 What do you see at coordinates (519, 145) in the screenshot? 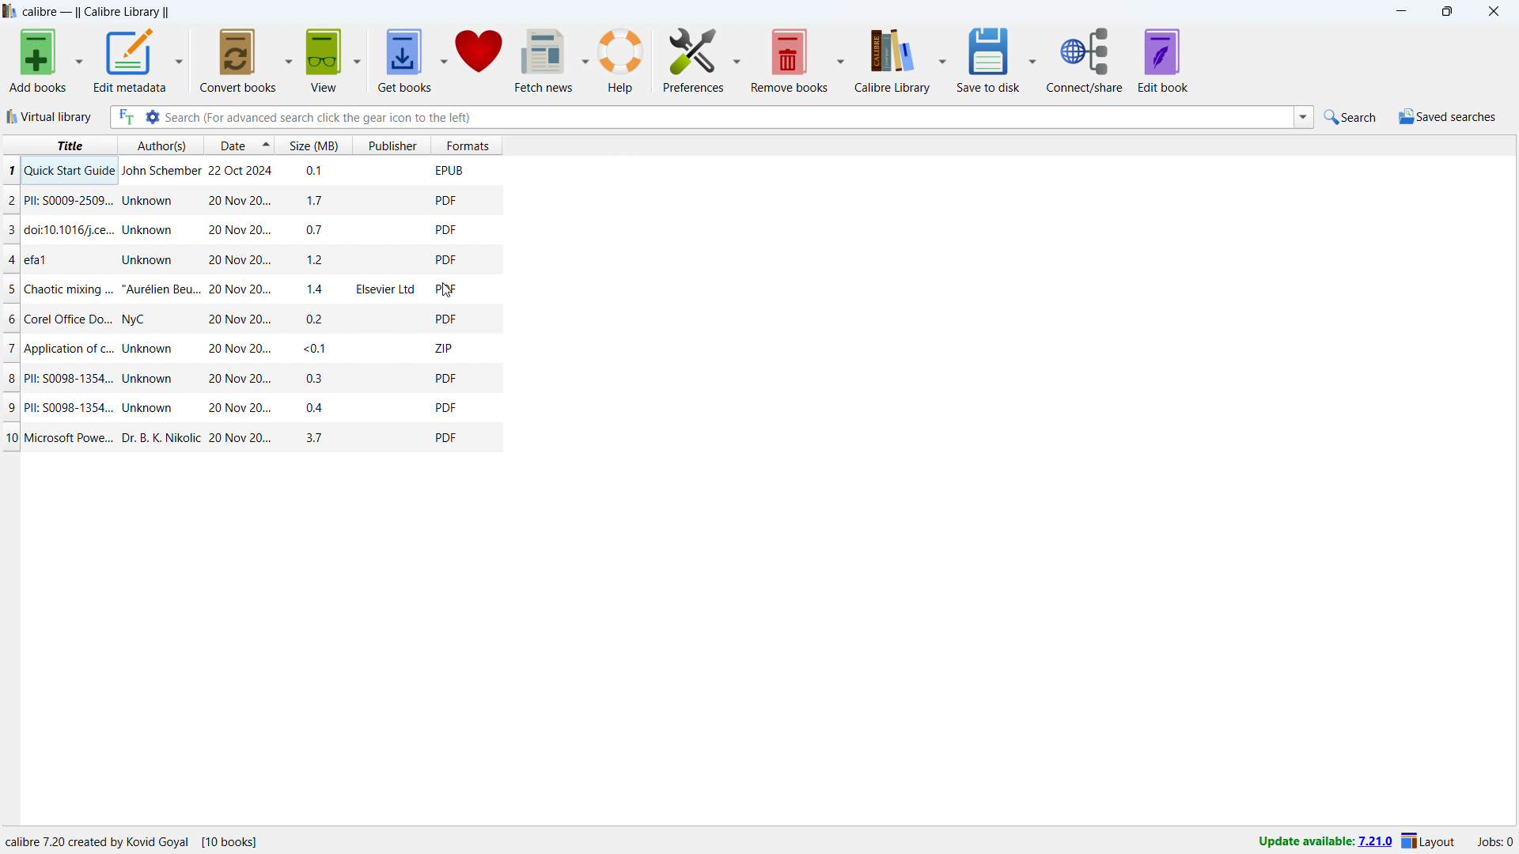
I see `sort by formats` at bounding box center [519, 145].